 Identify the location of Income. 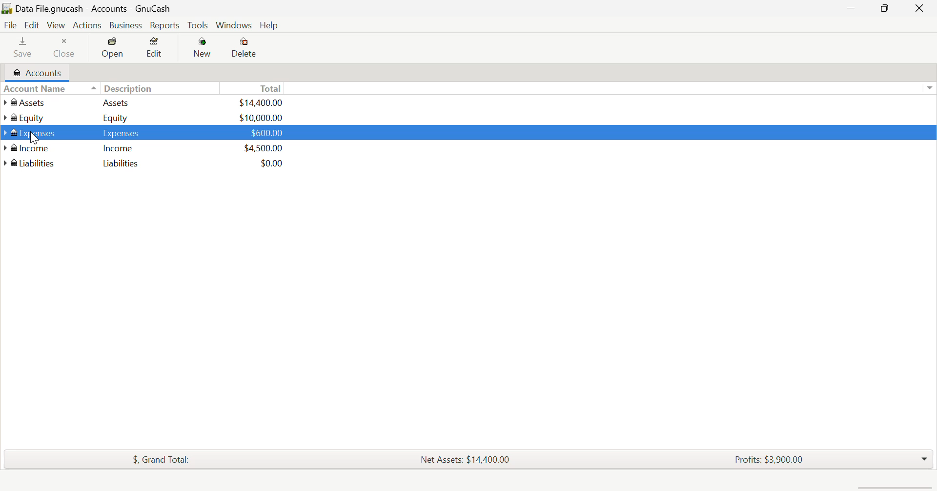
(119, 149).